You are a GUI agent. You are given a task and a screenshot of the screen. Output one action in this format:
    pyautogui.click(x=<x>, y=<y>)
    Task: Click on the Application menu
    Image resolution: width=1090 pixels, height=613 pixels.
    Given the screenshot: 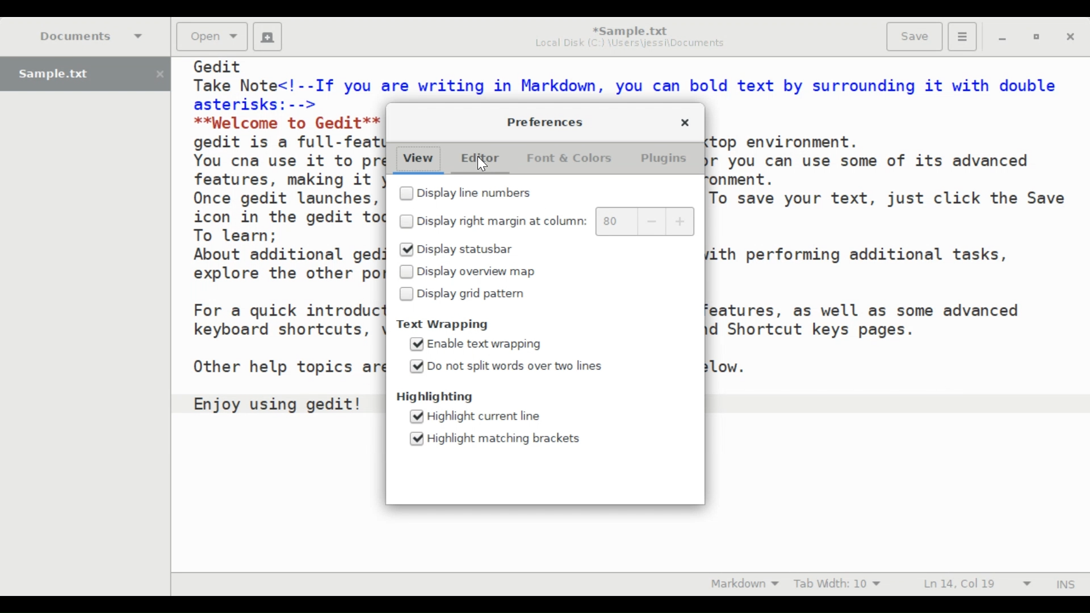 What is the action you would take?
    pyautogui.click(x=962, y=35)
    